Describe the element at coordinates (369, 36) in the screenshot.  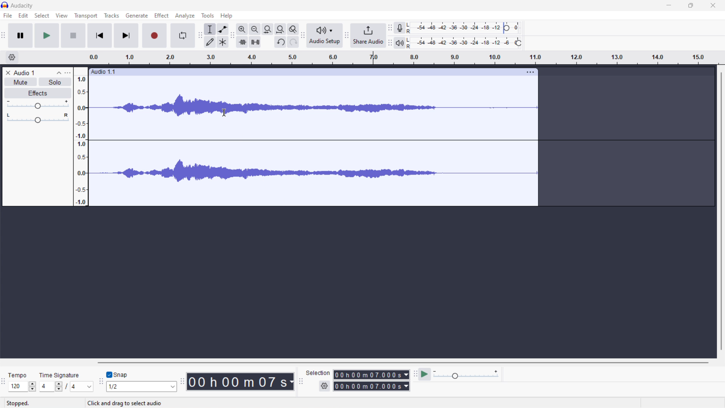
I see `share audio` at that location.